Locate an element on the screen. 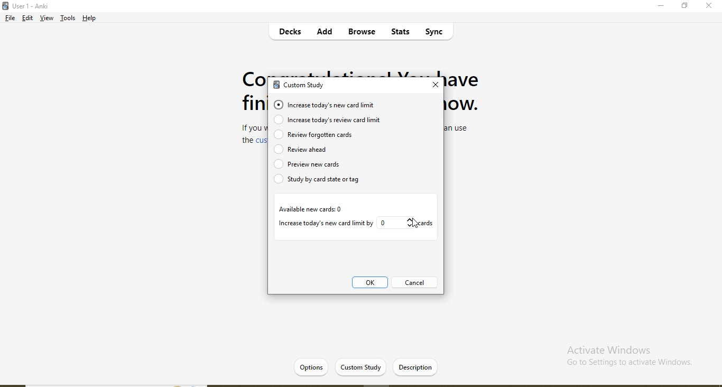  sync is located at coordinates (438, 33).